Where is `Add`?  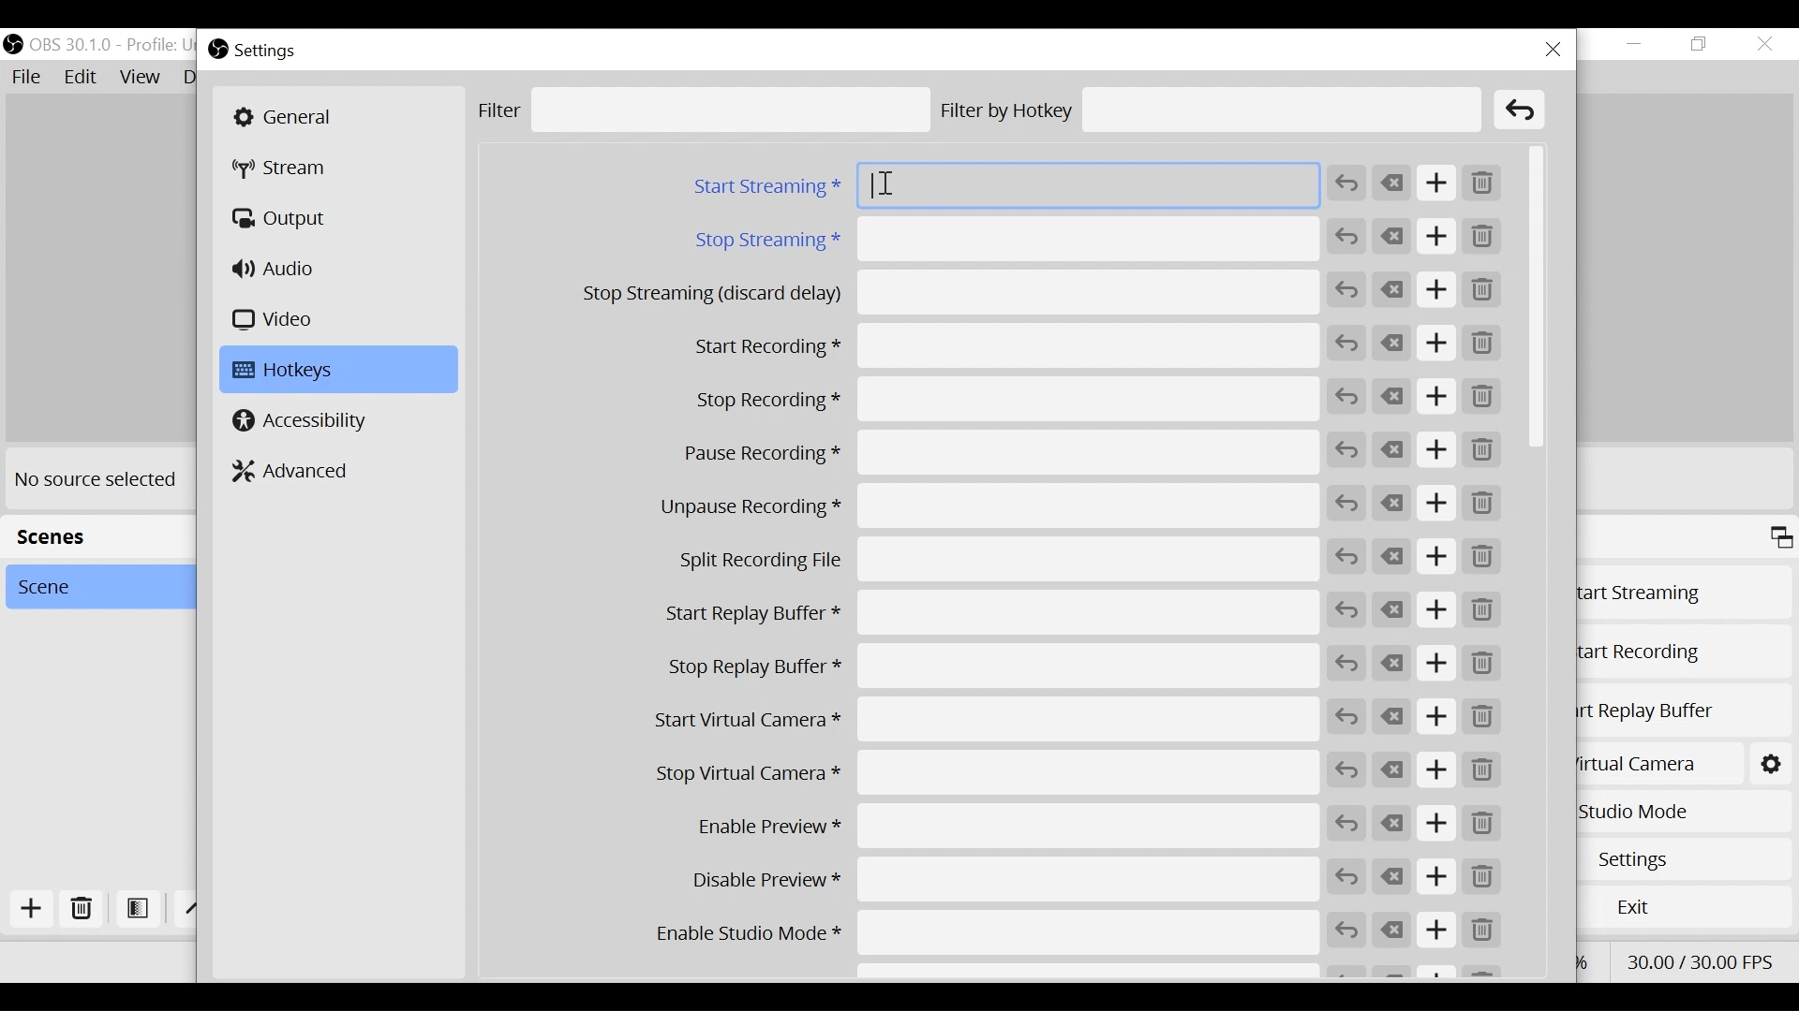
Add is located at coordinates (35, 909).